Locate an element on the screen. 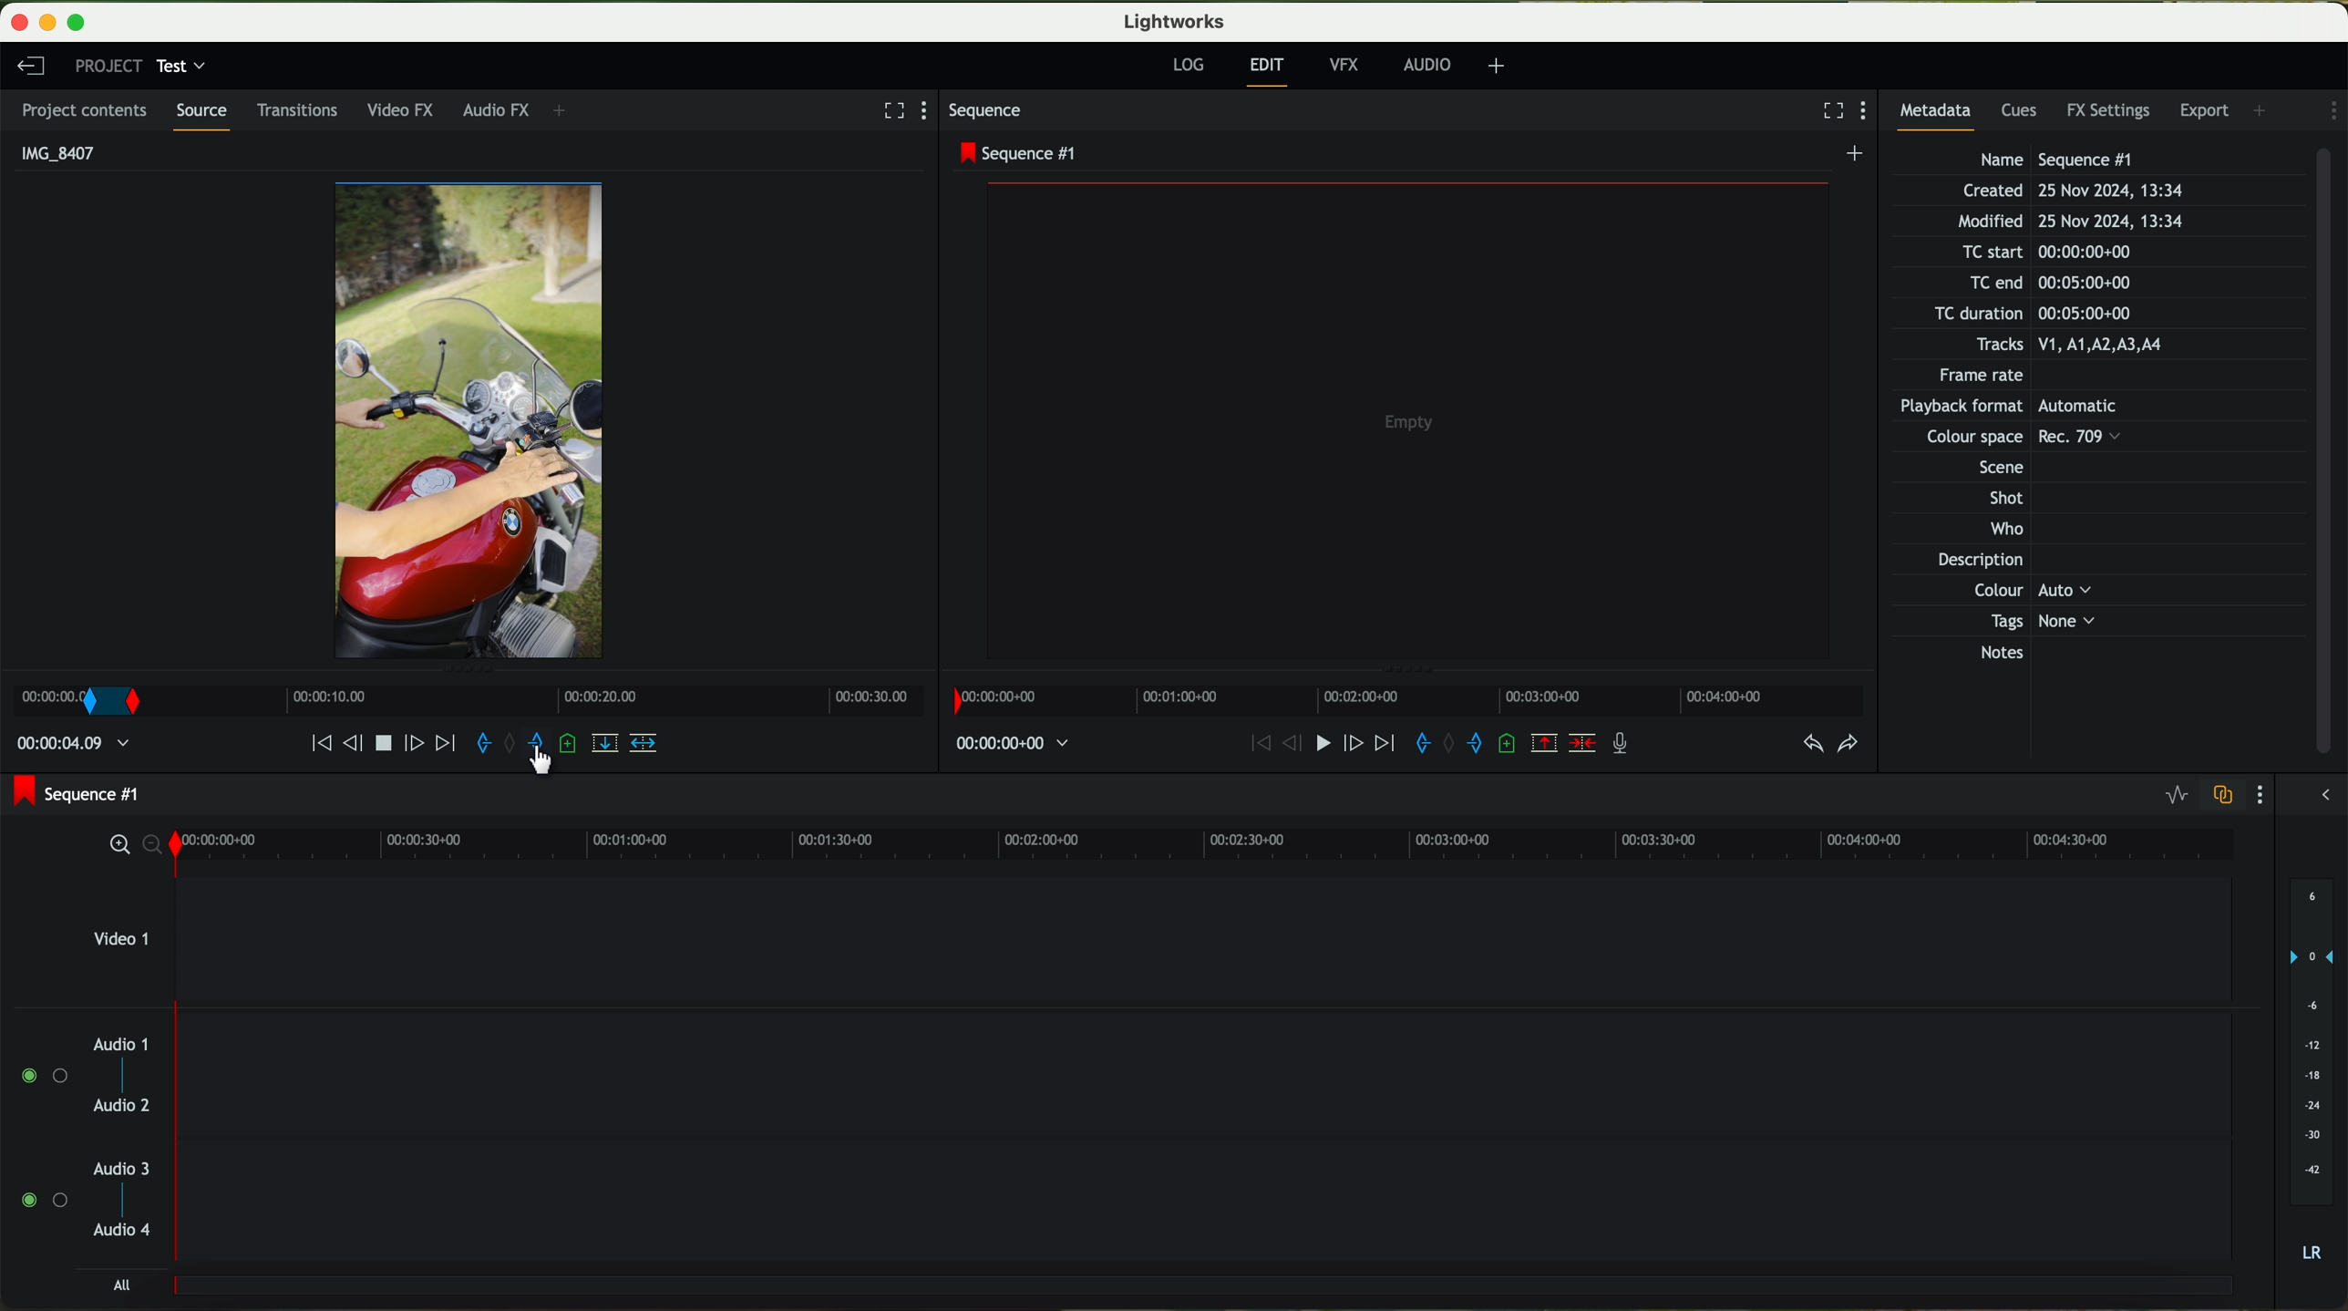  nudge one frame forward is located at coordinates (418, 746).